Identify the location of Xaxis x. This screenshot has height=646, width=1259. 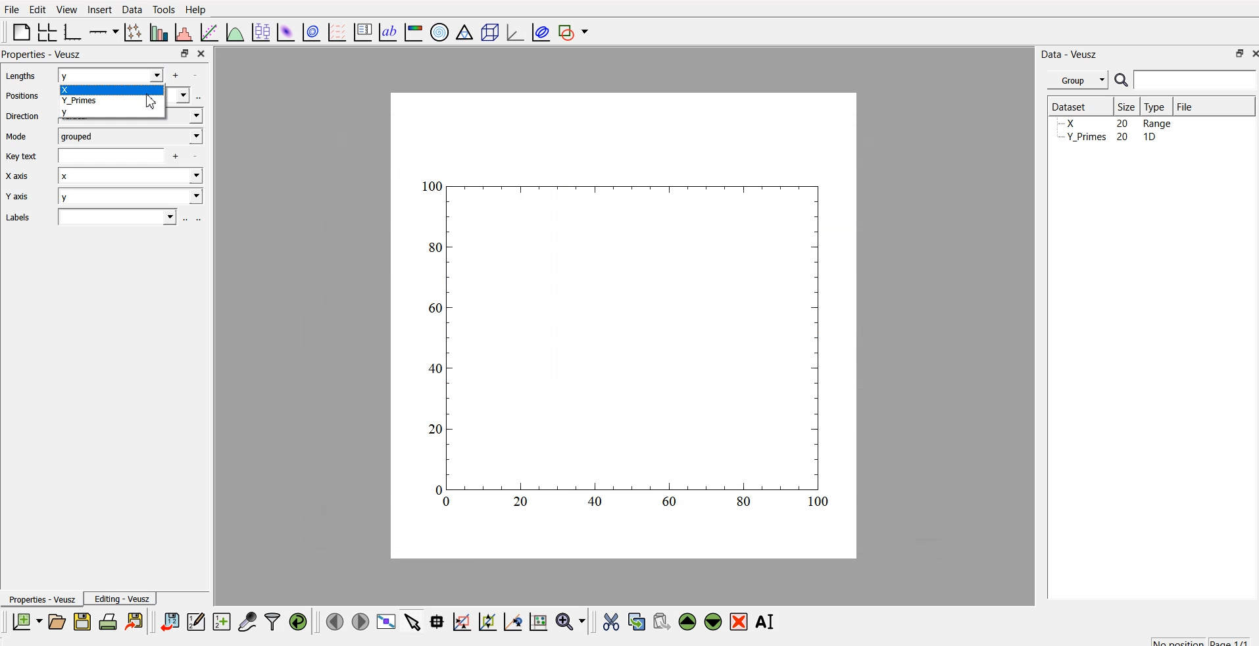
(108, 178).